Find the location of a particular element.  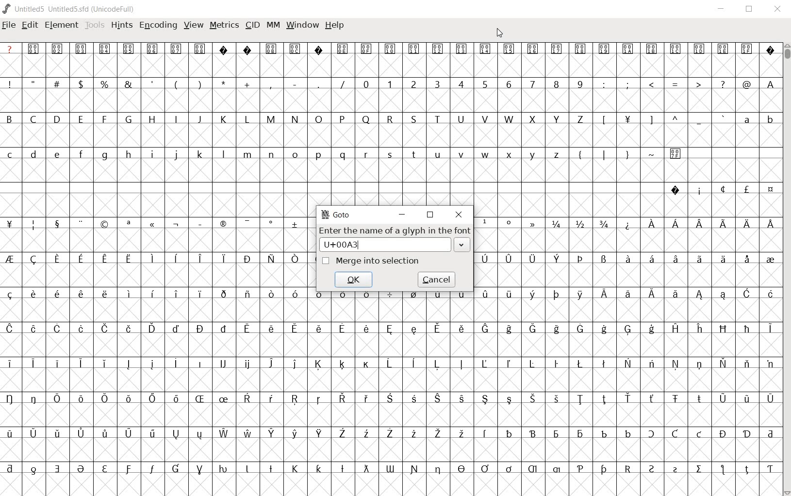

HINTS is located at coordinates (122, 26).